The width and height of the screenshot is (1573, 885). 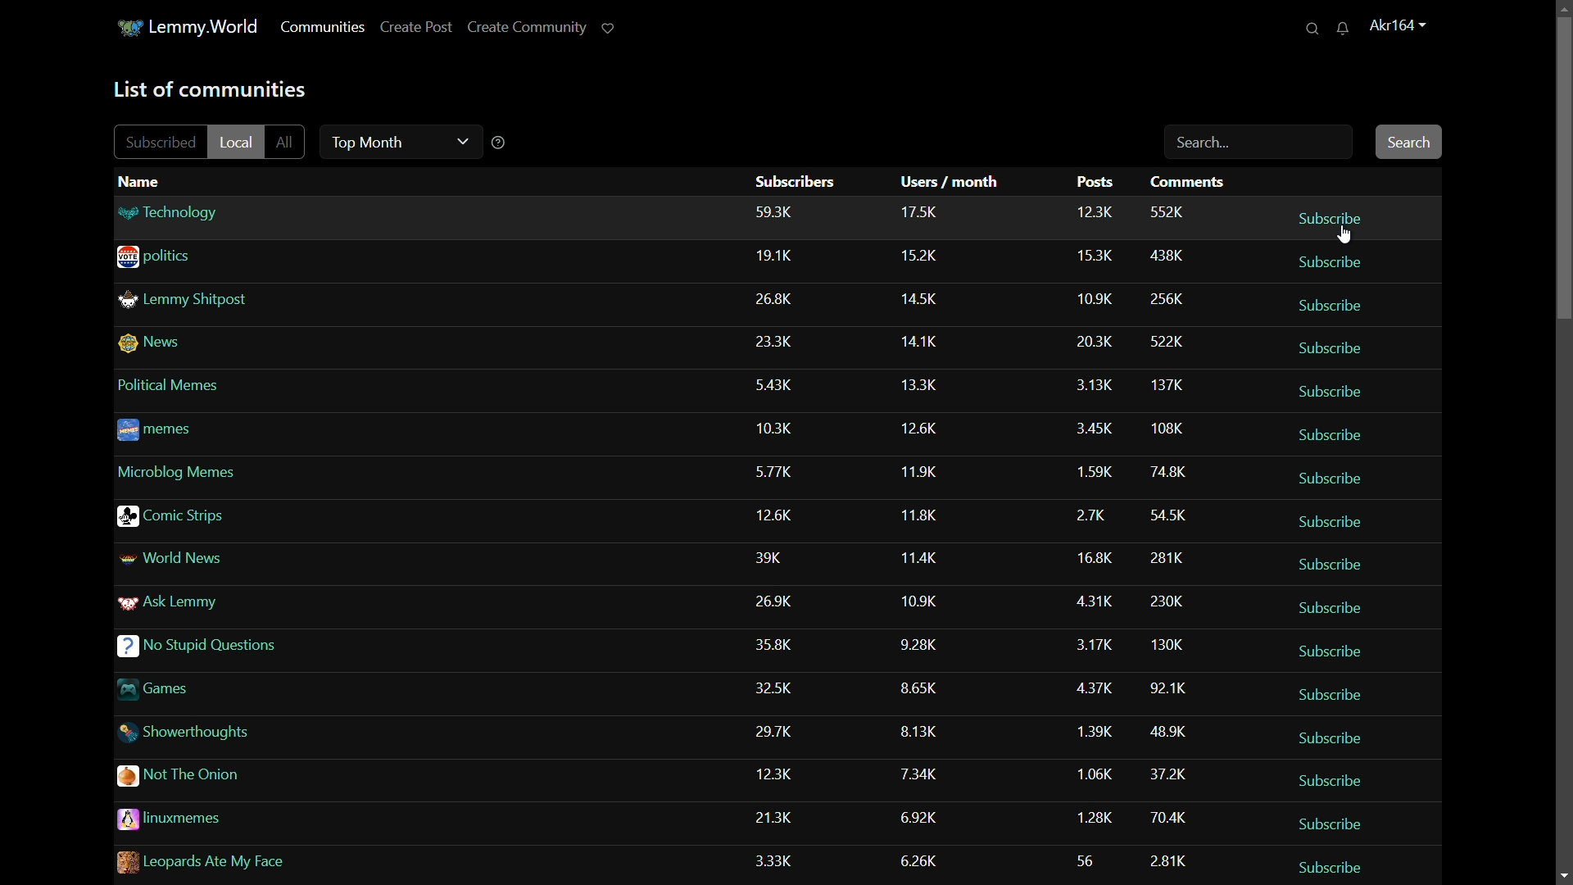 What do you see at coordinates (775, 470) in the screenshot?
I see `` at bounding box center [775, 470].